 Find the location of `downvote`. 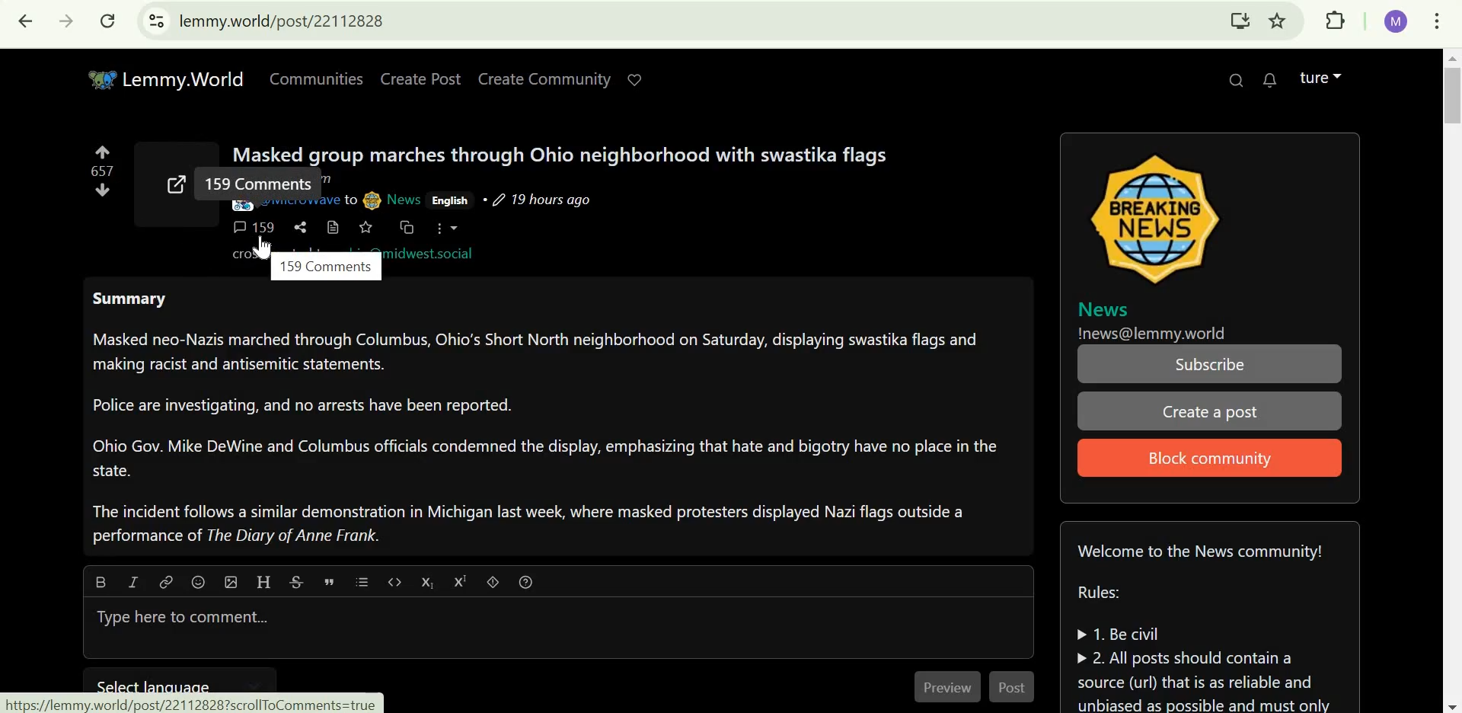

downvote is located at coordinates (102, 190).